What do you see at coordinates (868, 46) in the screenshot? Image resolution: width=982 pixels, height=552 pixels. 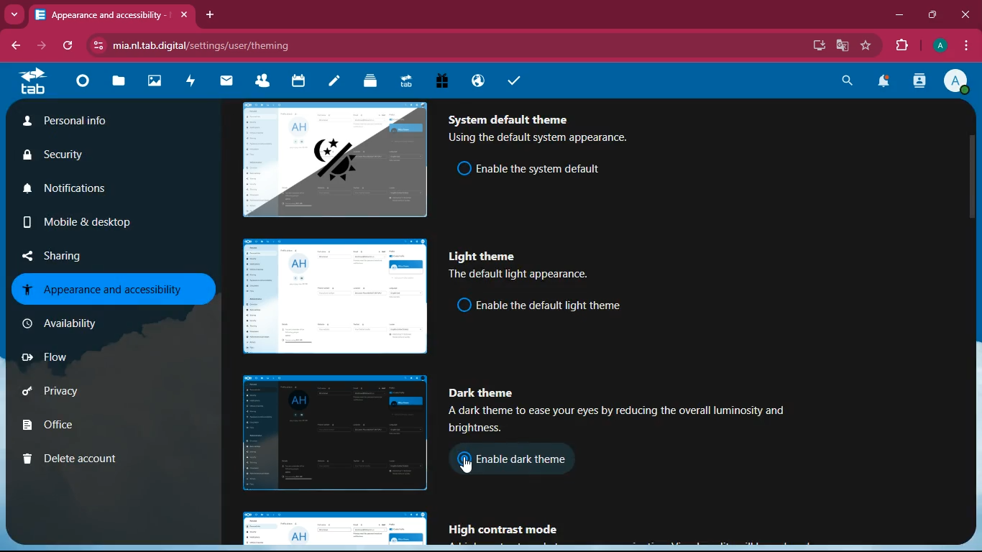 I see `favourite` at bounding box center [868, 46].